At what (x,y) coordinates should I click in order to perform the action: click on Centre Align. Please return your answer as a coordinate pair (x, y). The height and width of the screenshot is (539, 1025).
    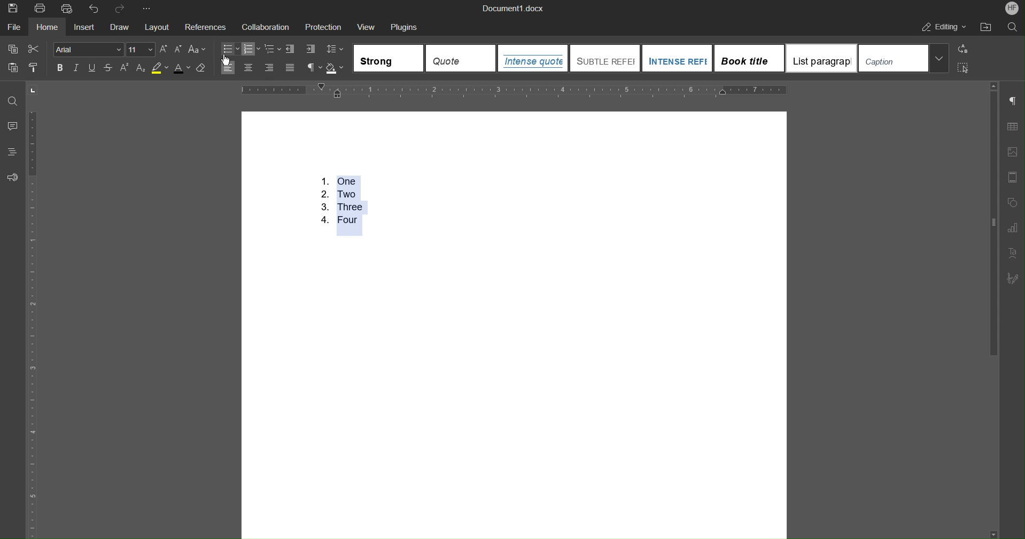
    Looking at the image, I should click on (249, 68).